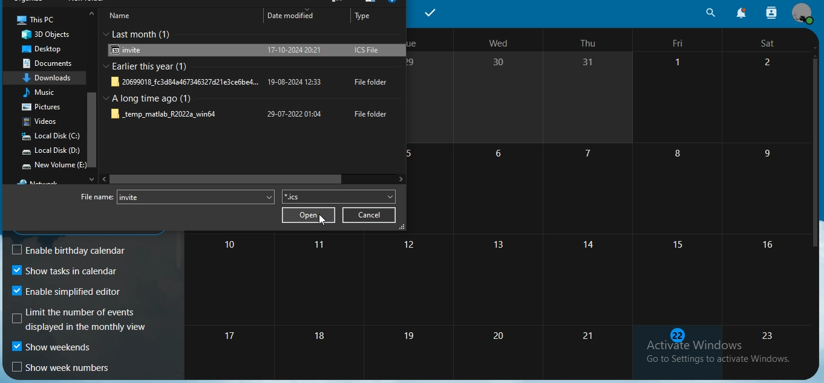 This screenshot has width=824, height=383. What do you see at coordinates (62, 368) in the screenshot?
I see `show week numbers` at bounding box center [62, 368].